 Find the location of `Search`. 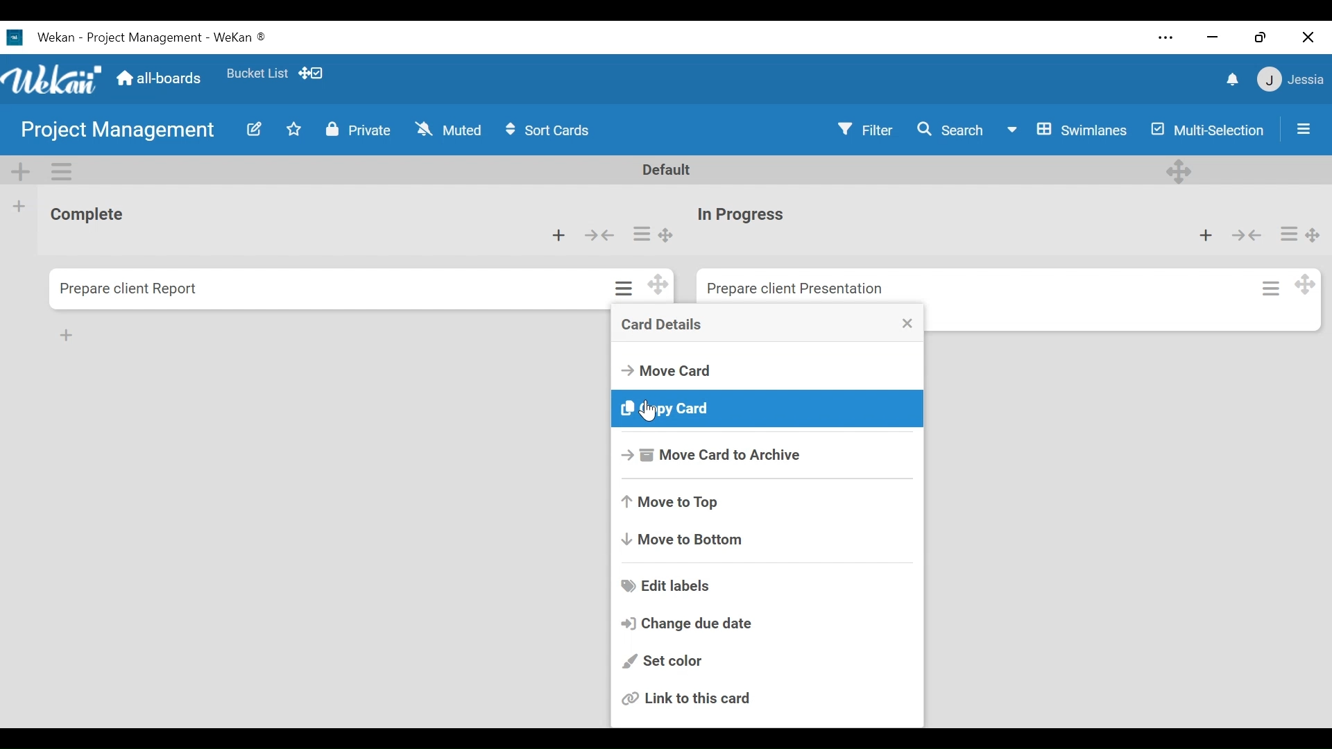

Search is located at coordinates (953, 128).